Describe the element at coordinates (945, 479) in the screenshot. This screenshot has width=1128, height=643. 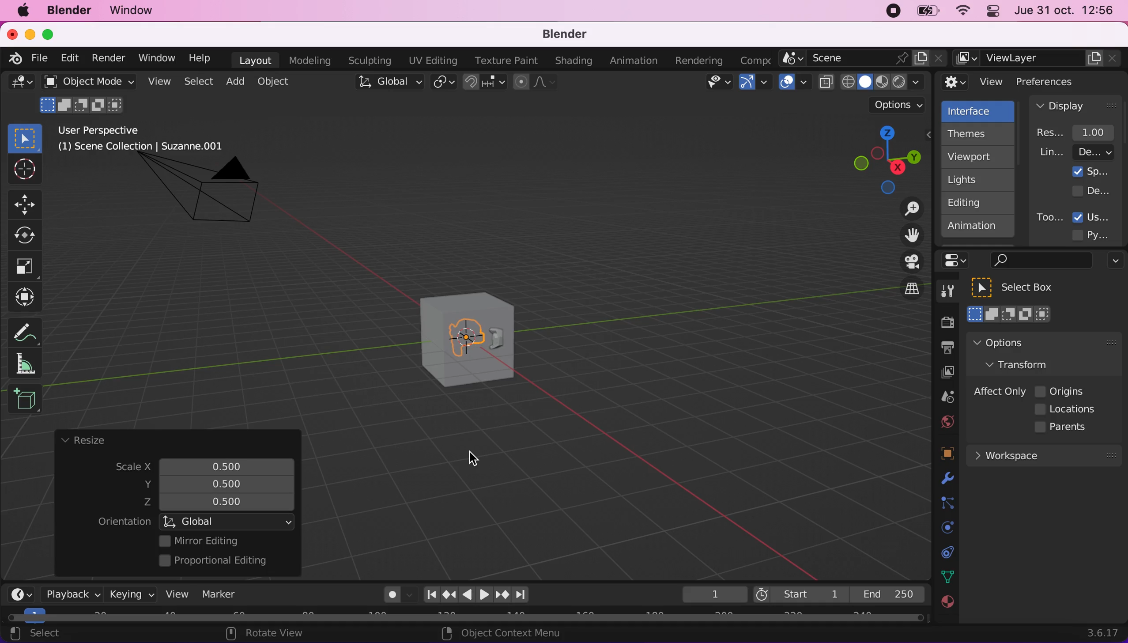
I see `physics` at that location.